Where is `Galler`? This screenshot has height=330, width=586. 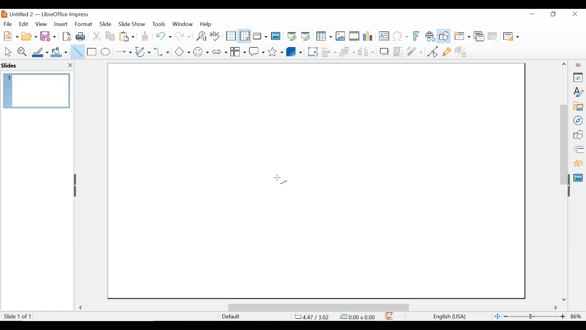 Galler is located at coordinates (578, 107).